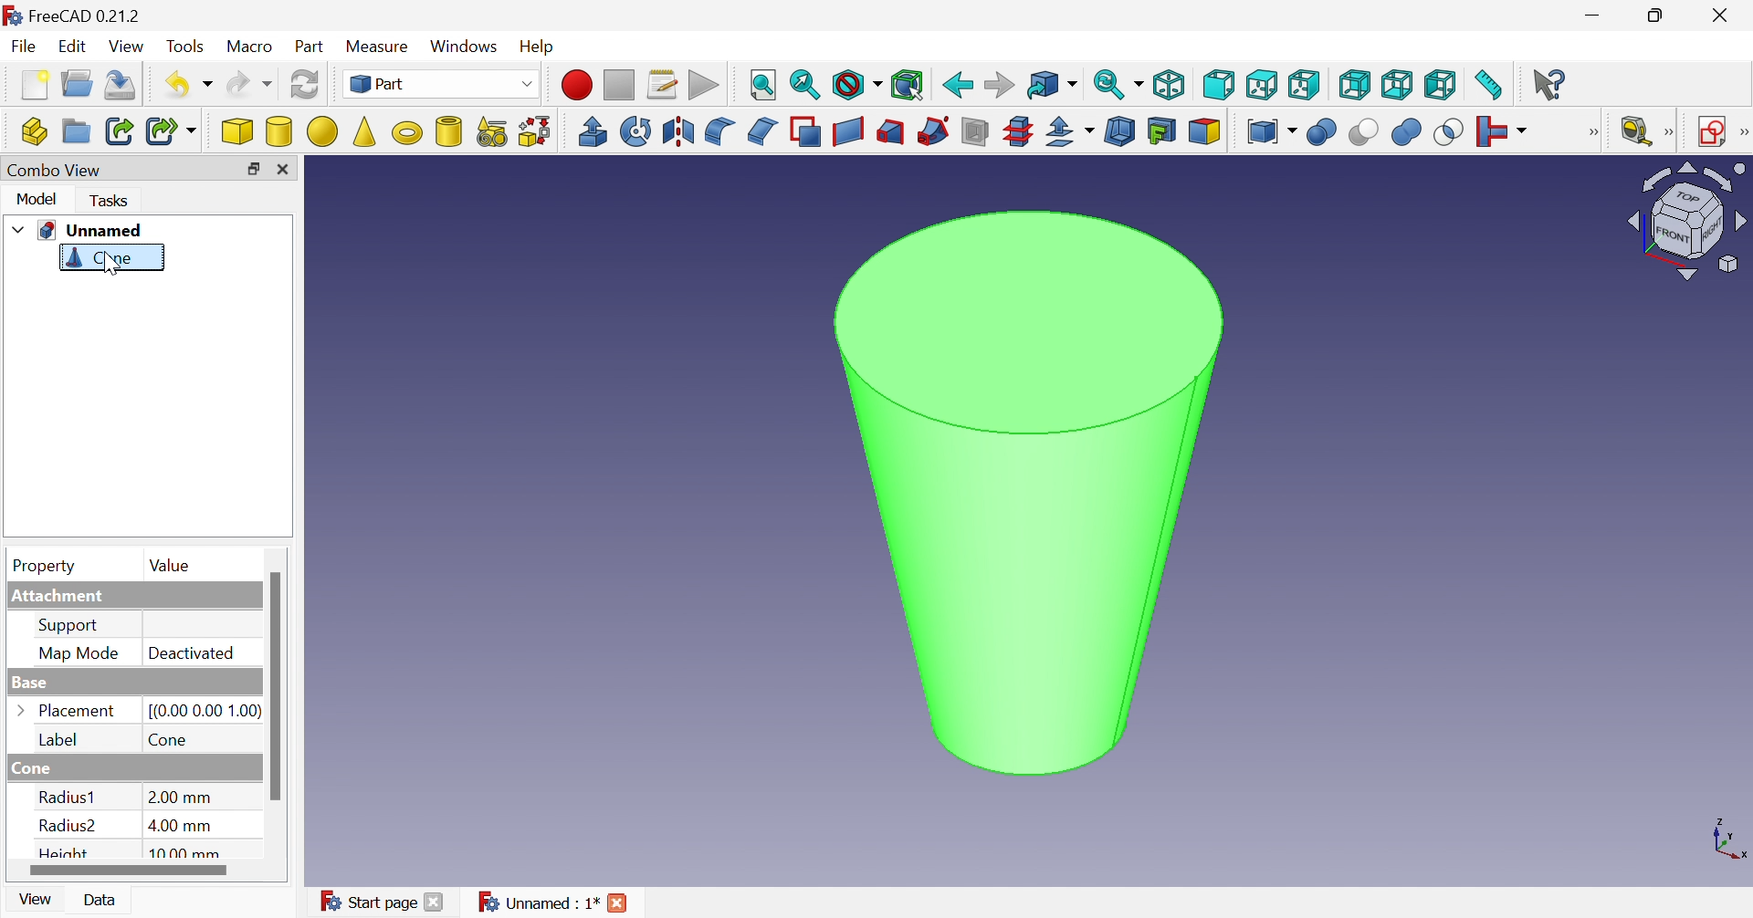 This screenshot has height=918, width=1753. Describe the element at coordinates (37, 198) in the screenshot. I see `Model` at that location.